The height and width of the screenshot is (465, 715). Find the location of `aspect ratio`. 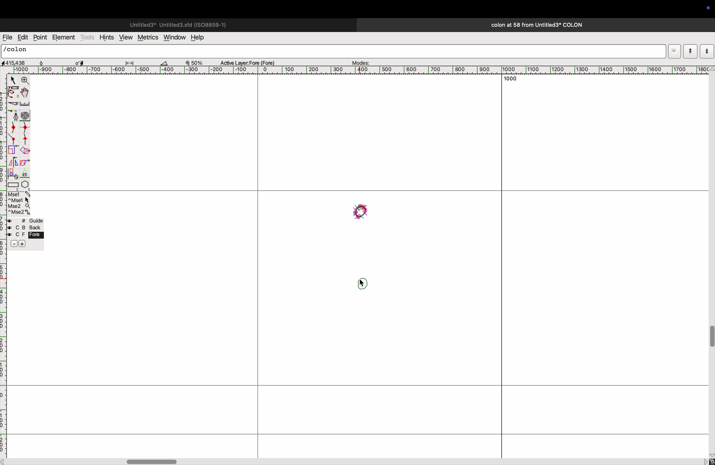

aspect ratio is located at coordinates (16, 63).